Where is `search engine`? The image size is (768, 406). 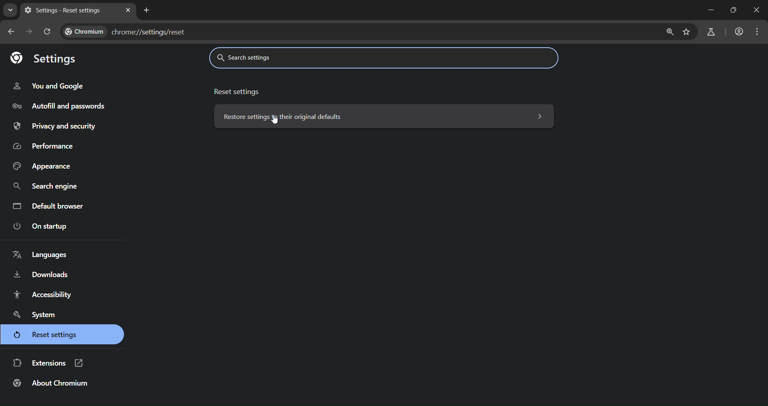
search engine is located at coordinates (48, 187).